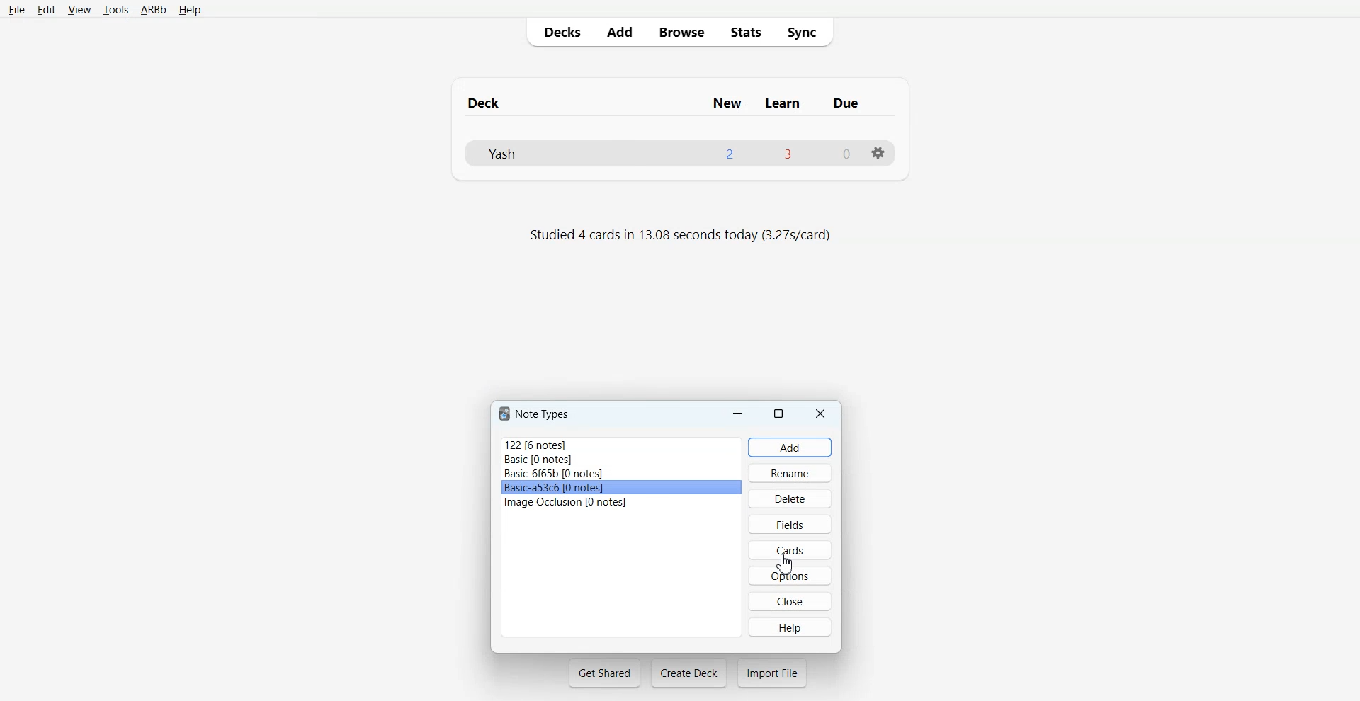 This screenshot has height=701, width=1360. Describe the element at coordinates (821, 413) in the screenshot. I see `Close` at that location.